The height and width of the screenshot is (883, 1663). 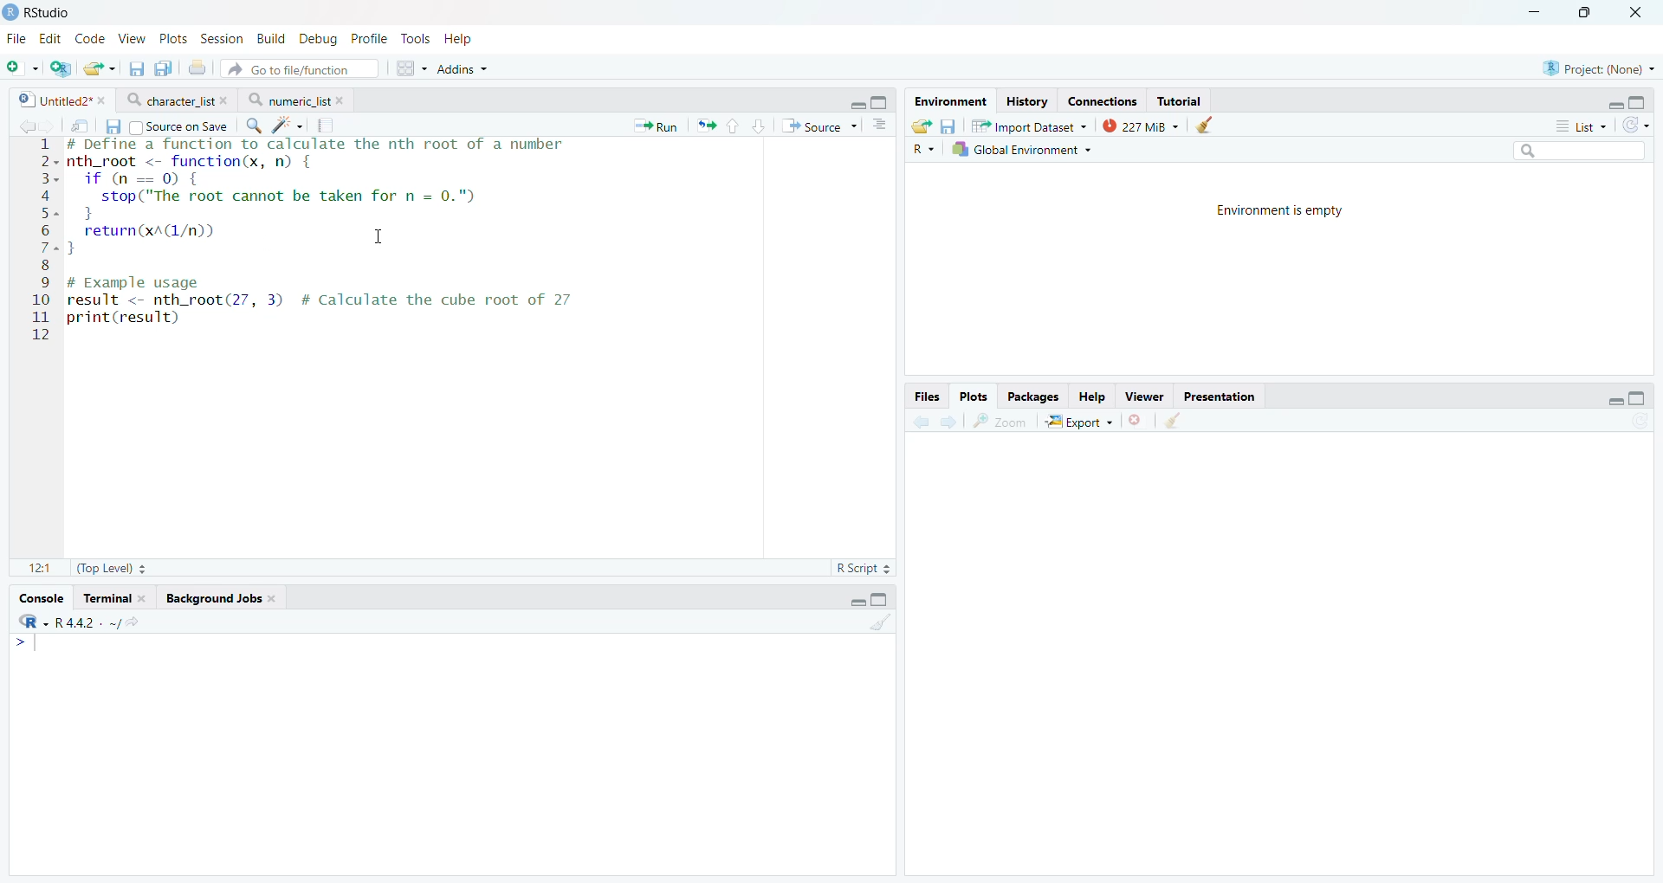 What do you see at coordinates (1599, 67) in the screenshot?
I see `Project: (None)` at bounding box center [1599, 67].